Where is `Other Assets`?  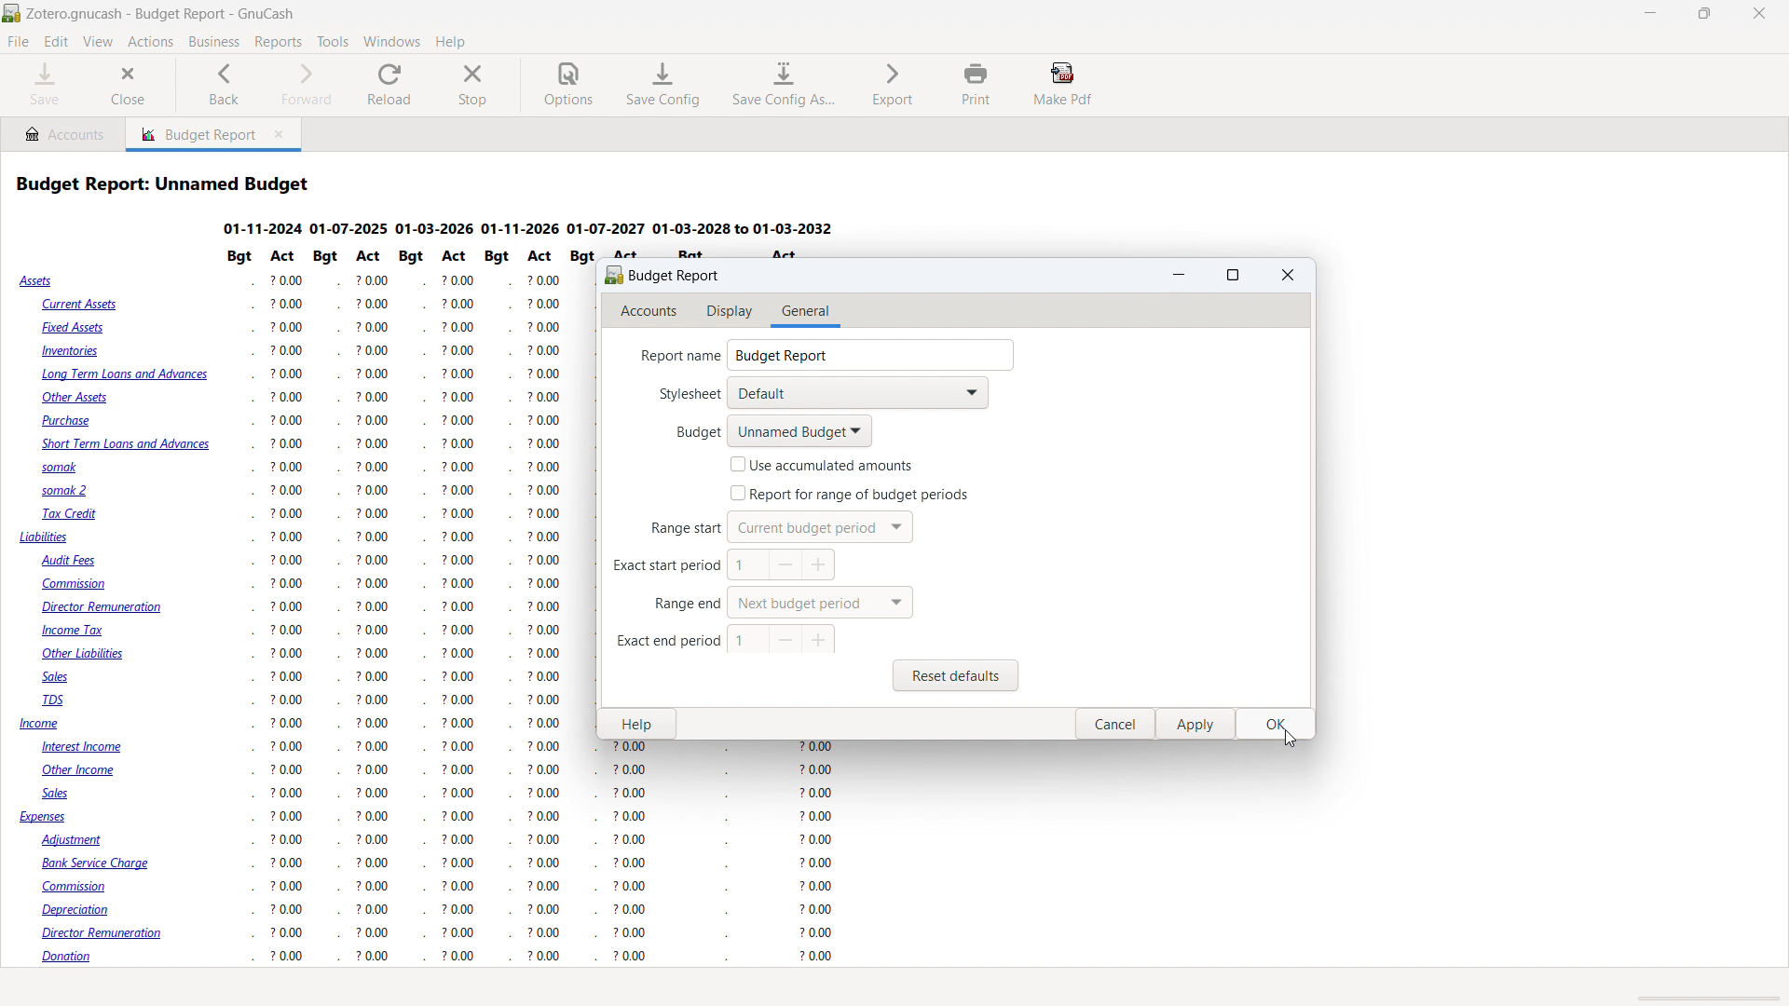 Other Assets is located at coordinates (75, 398).